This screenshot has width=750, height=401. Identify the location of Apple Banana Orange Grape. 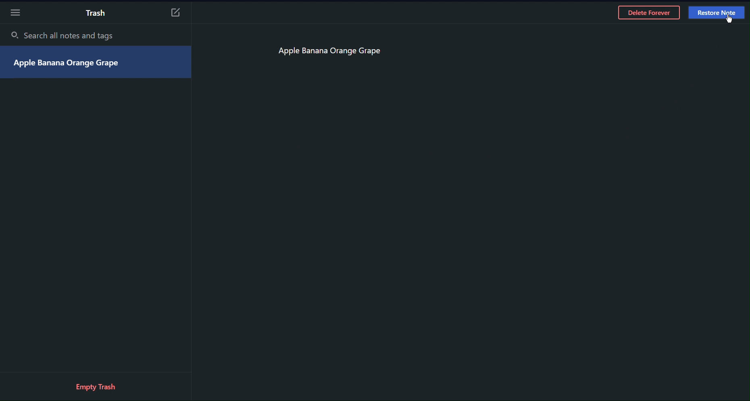
(75, 64).